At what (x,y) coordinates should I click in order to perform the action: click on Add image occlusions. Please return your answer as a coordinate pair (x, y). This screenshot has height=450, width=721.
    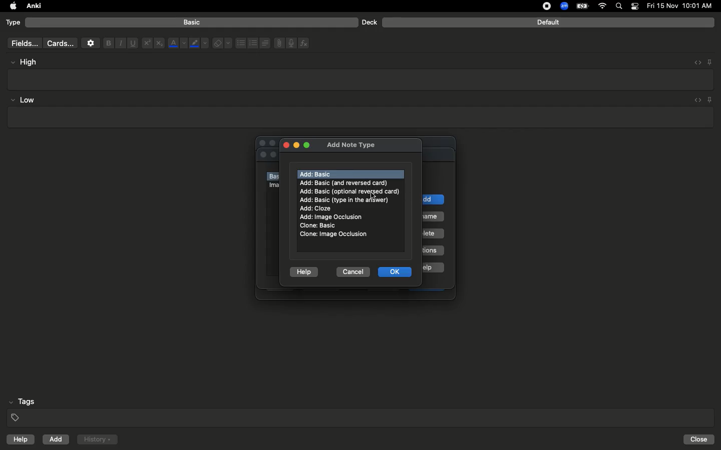
    Looking at the image, I should click on (333, 217).